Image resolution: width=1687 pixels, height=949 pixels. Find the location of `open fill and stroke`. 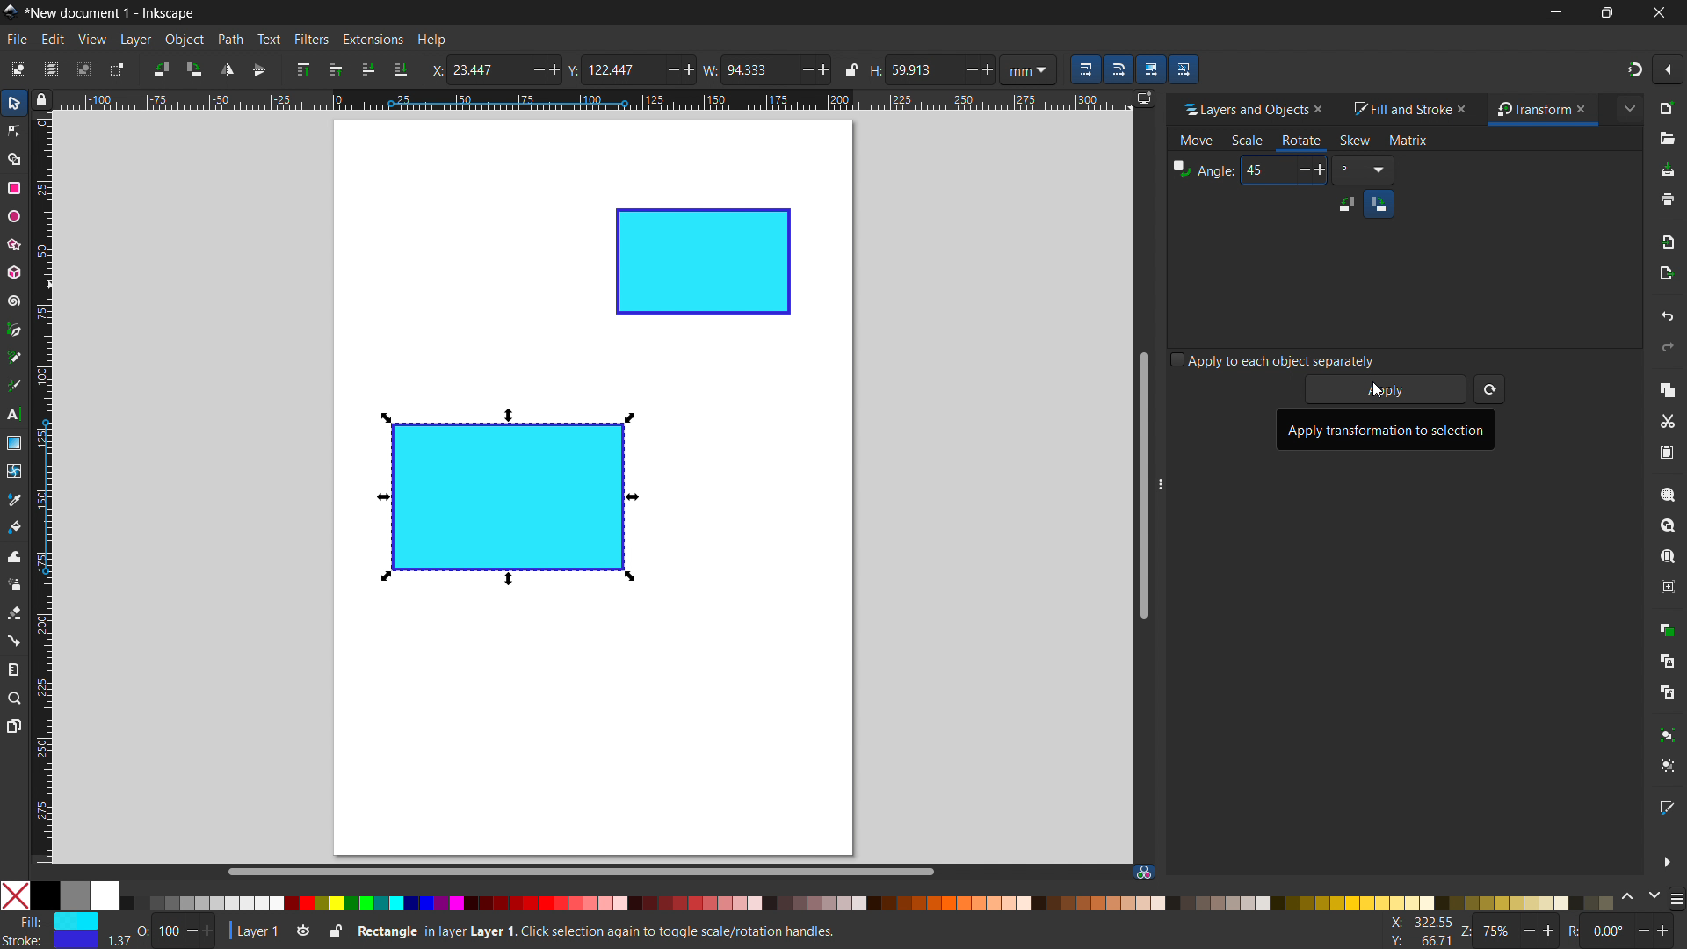

open fill and stroke is located at coordinates (1669, 807).